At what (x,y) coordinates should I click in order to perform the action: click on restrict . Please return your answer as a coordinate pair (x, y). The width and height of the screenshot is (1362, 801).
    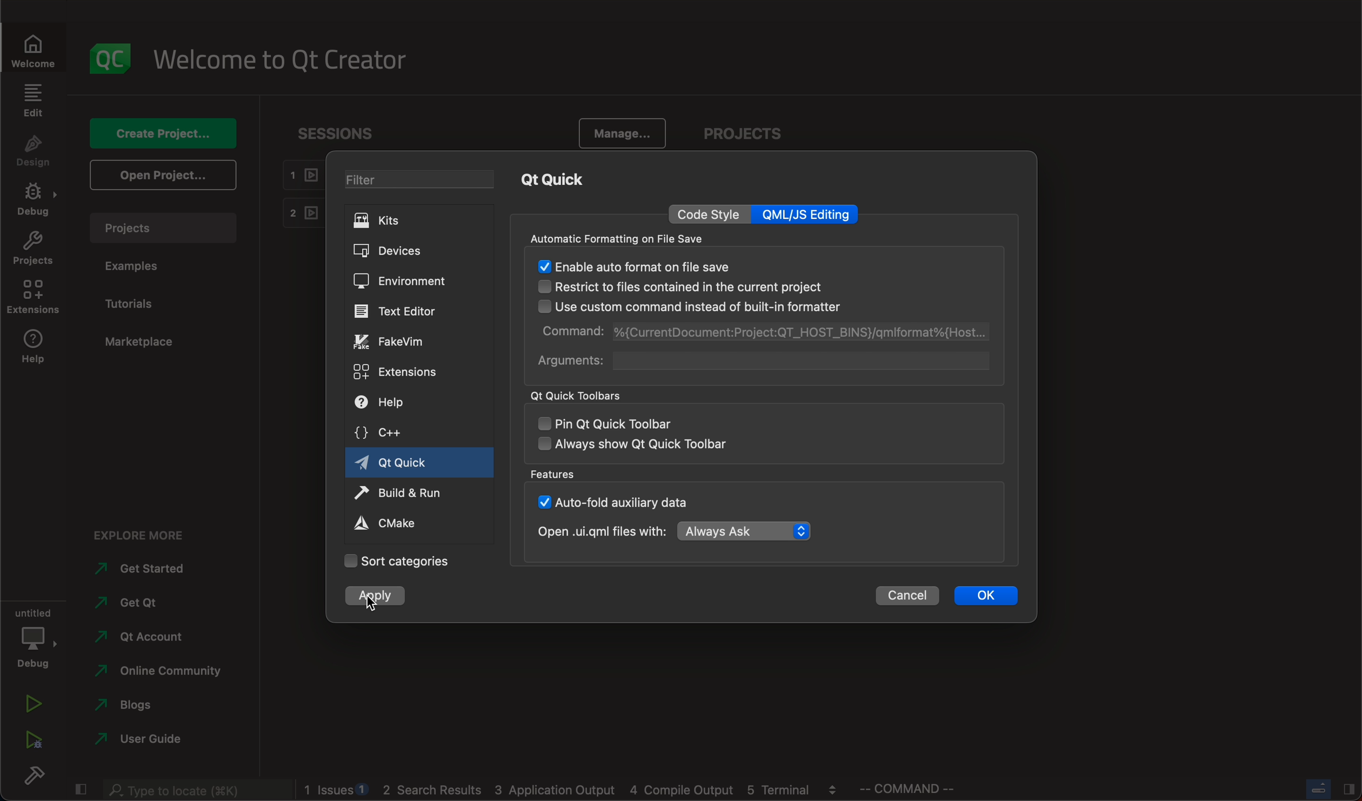
    Looking at the image, I should click on (678, 288).